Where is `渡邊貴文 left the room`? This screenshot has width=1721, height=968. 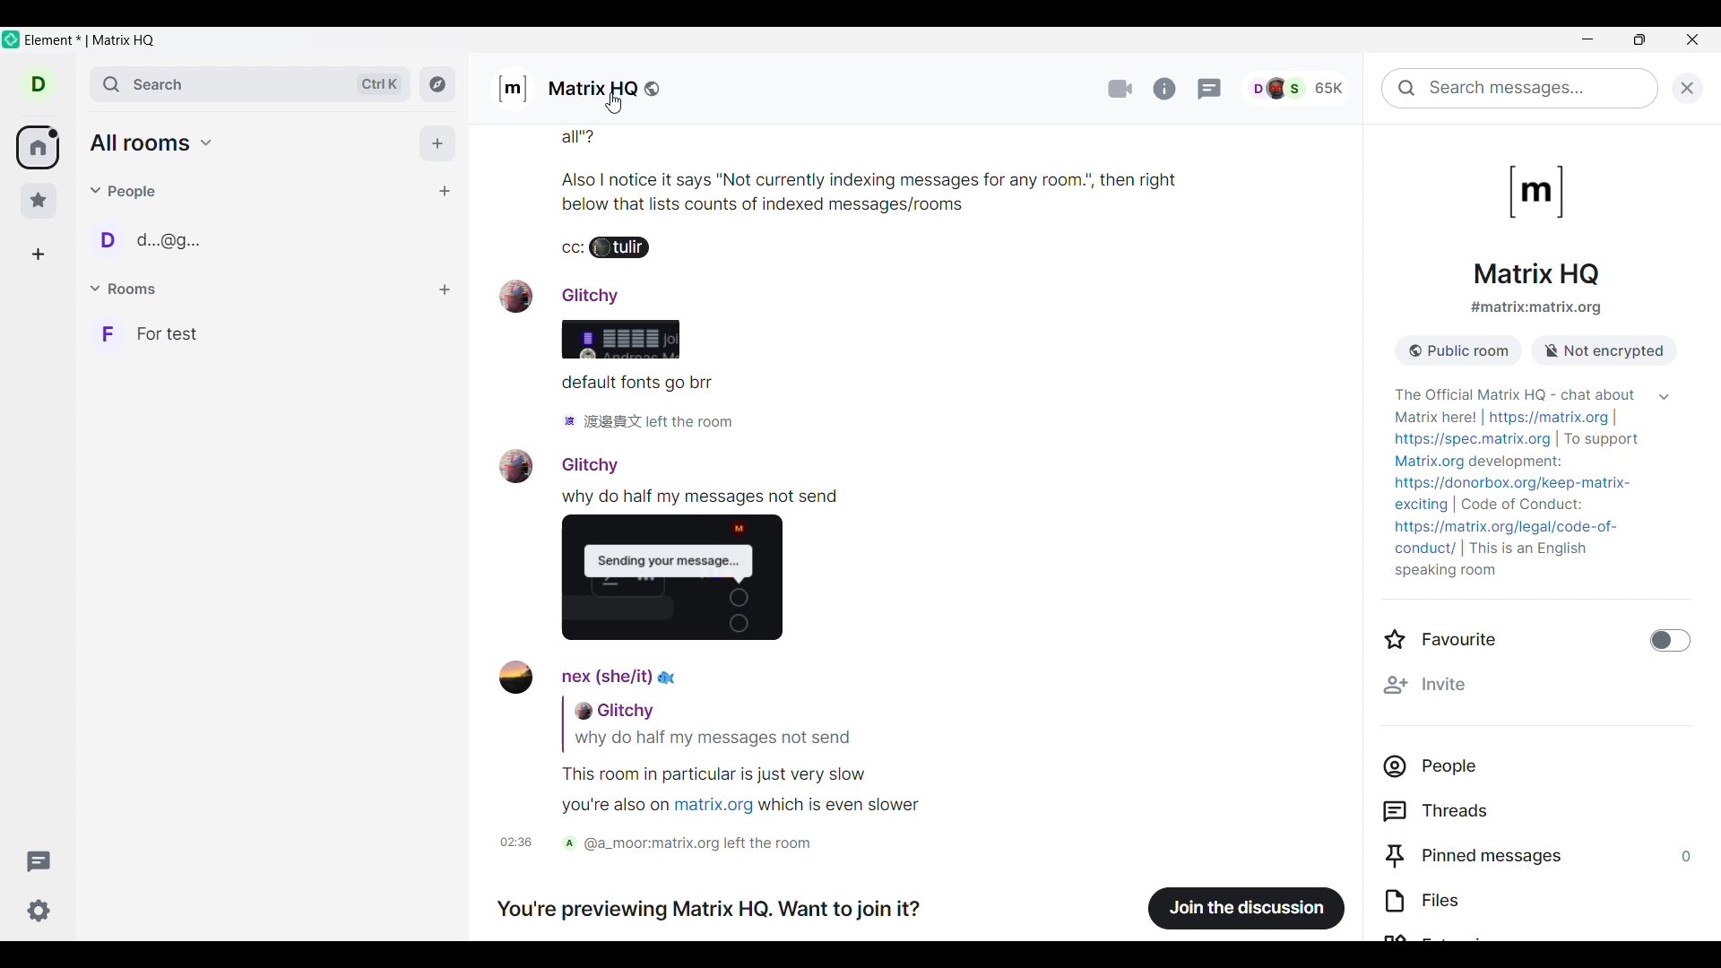 渡邊貴文 left the room is located at coordinates (647, 423).